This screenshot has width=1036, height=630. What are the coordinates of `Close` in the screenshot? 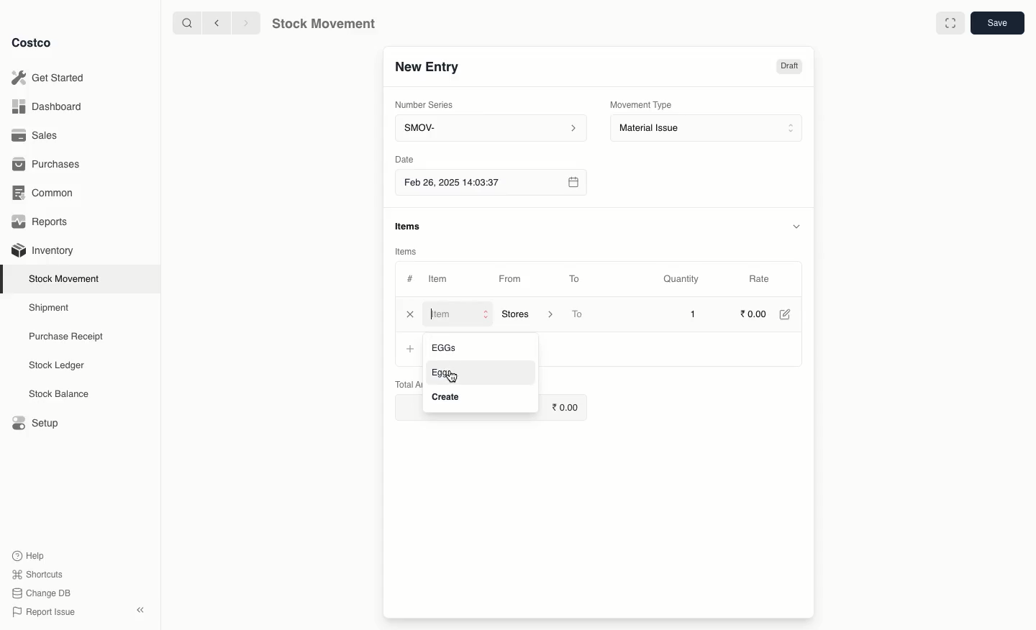 It's located at (409, 315).